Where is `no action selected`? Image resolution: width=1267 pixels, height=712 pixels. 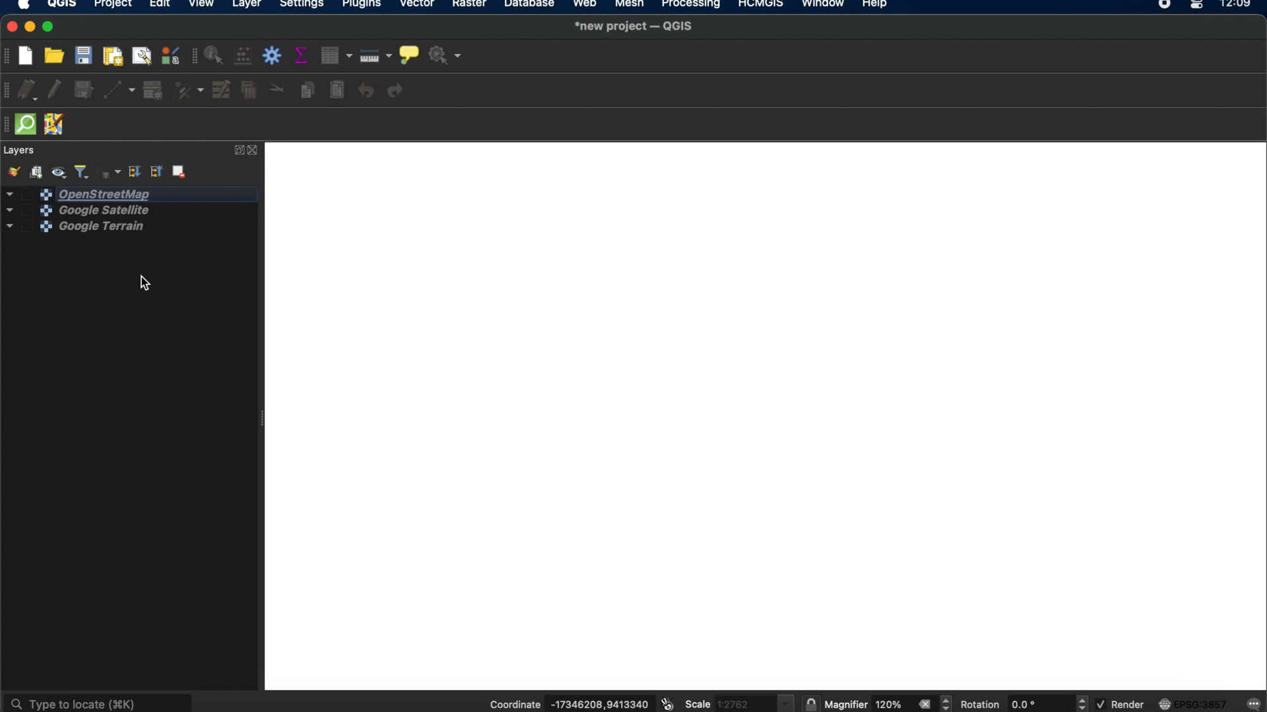 no action selected is located at coordinates (445, 56).